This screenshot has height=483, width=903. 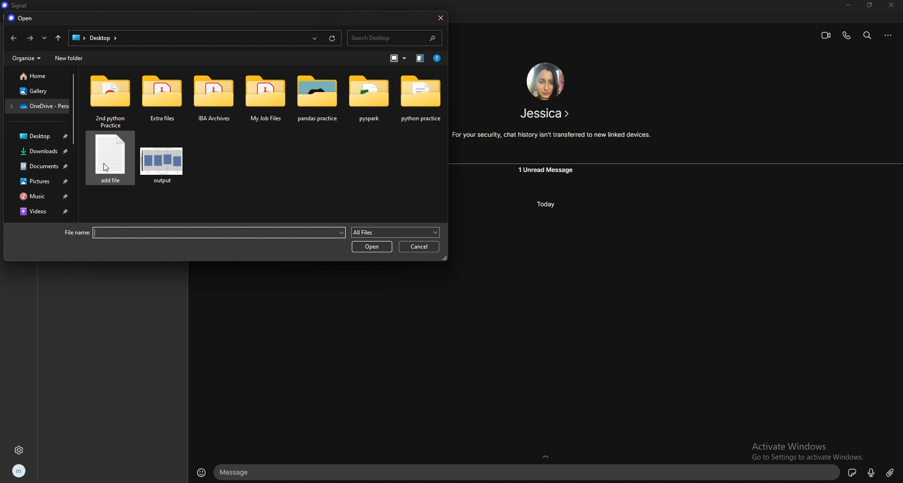 What do you see at coordinates (318, 99) in the screenshot?
I see `folder` at bounding box center [318, 99].